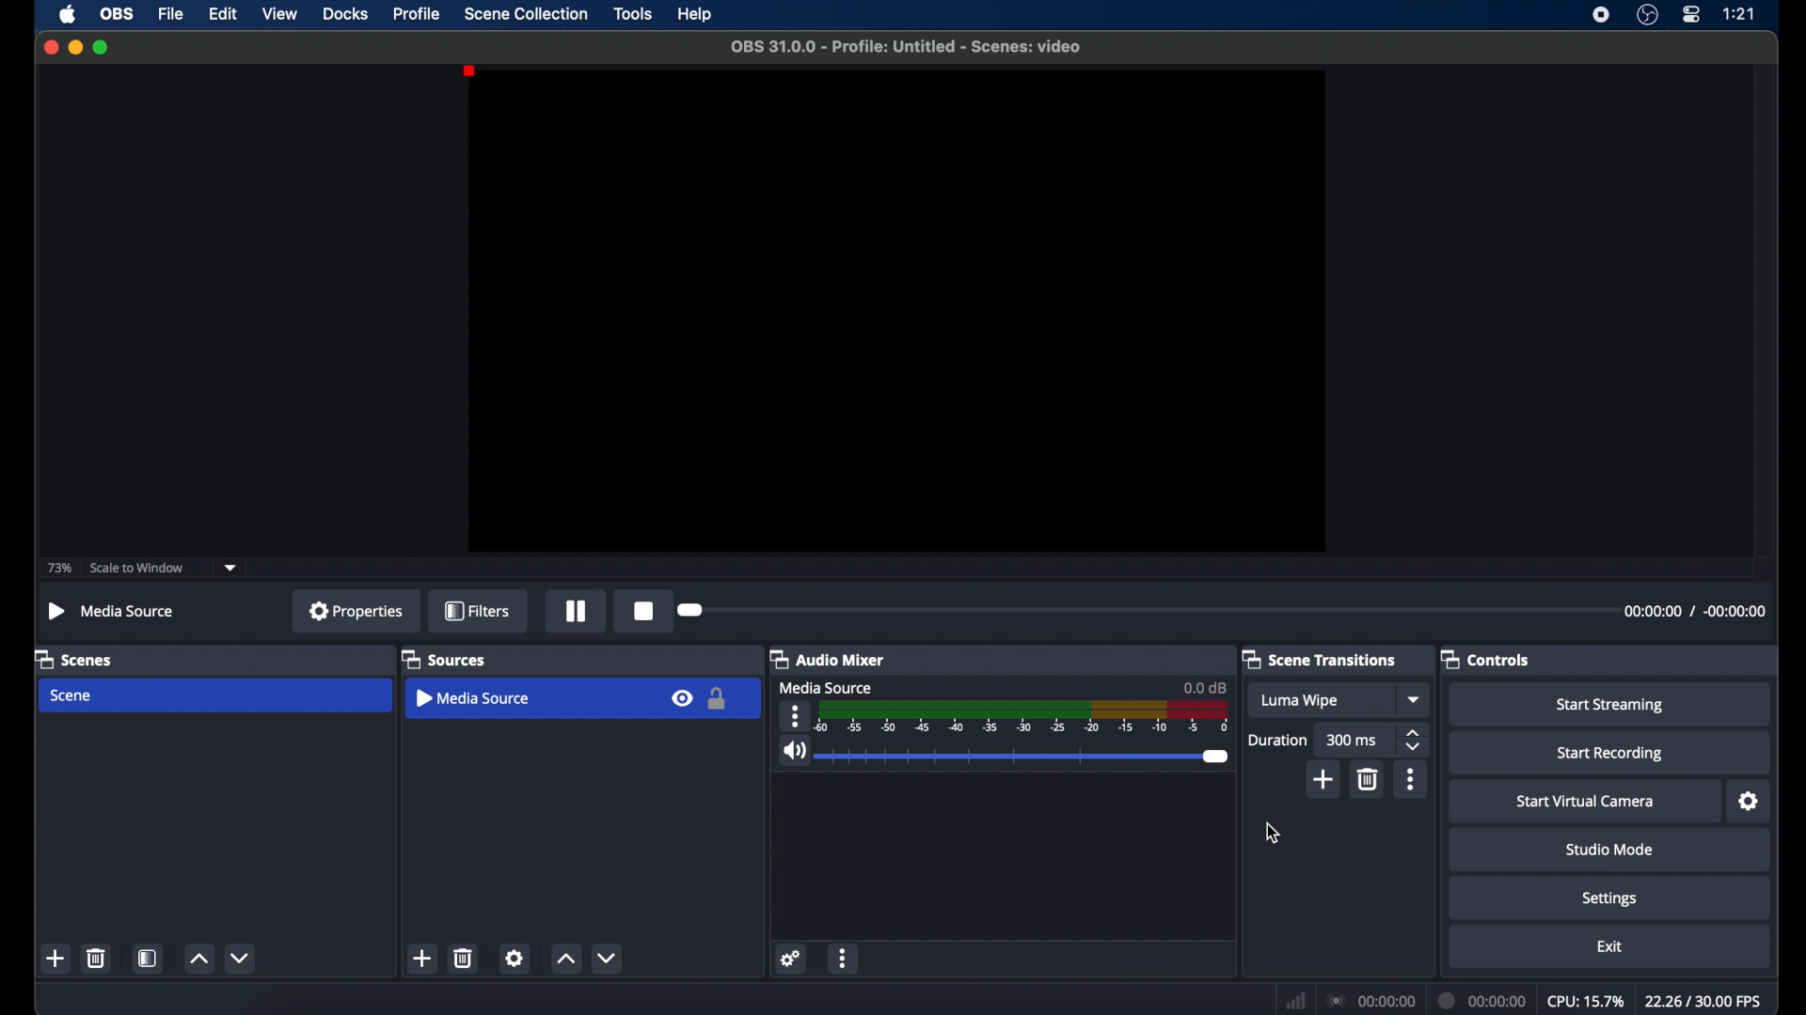 Image resolution: width=1806 pixels, height=1015 pixels. I want to click on maximize, so click(102, 47).